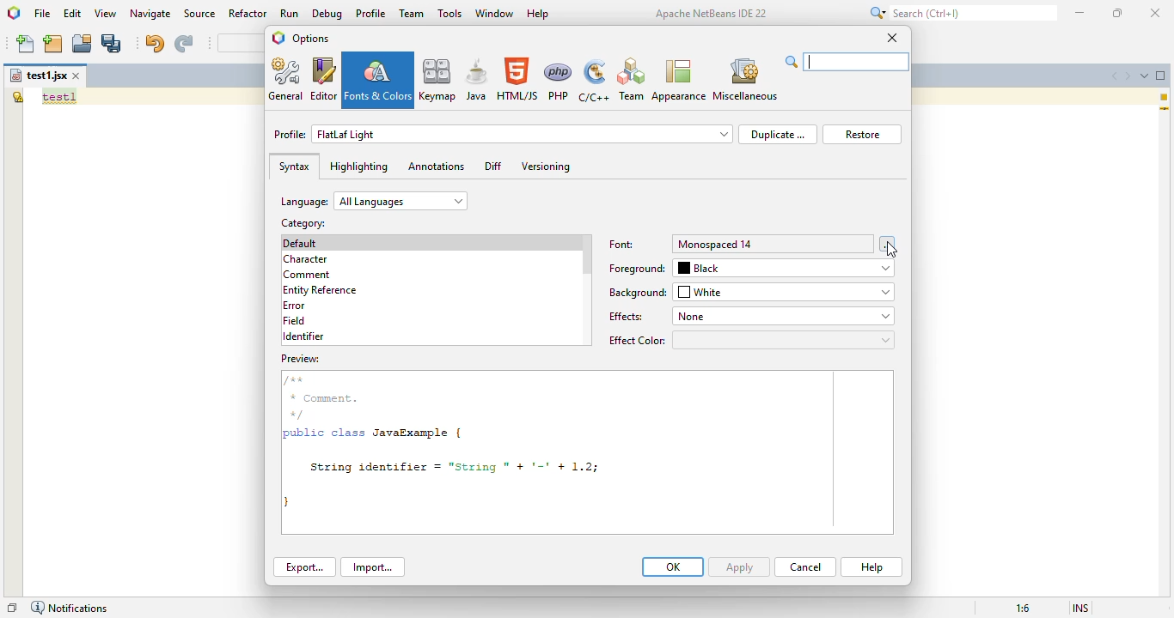 Image resolution: width=1174 pixels, height=618 pixels. What do you see at coordinates (106, 14) in the screenshot?
I see `view` at bounding box center [106, 14].